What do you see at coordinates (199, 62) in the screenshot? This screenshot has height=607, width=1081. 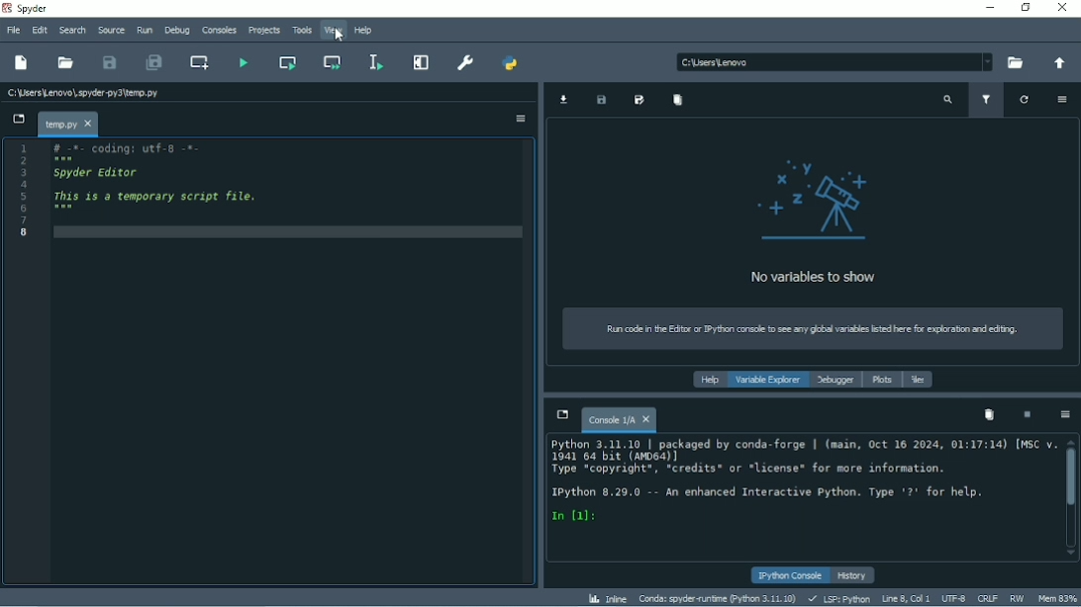 I see `Create new cell at the current line` at bounding box center [199, 62].